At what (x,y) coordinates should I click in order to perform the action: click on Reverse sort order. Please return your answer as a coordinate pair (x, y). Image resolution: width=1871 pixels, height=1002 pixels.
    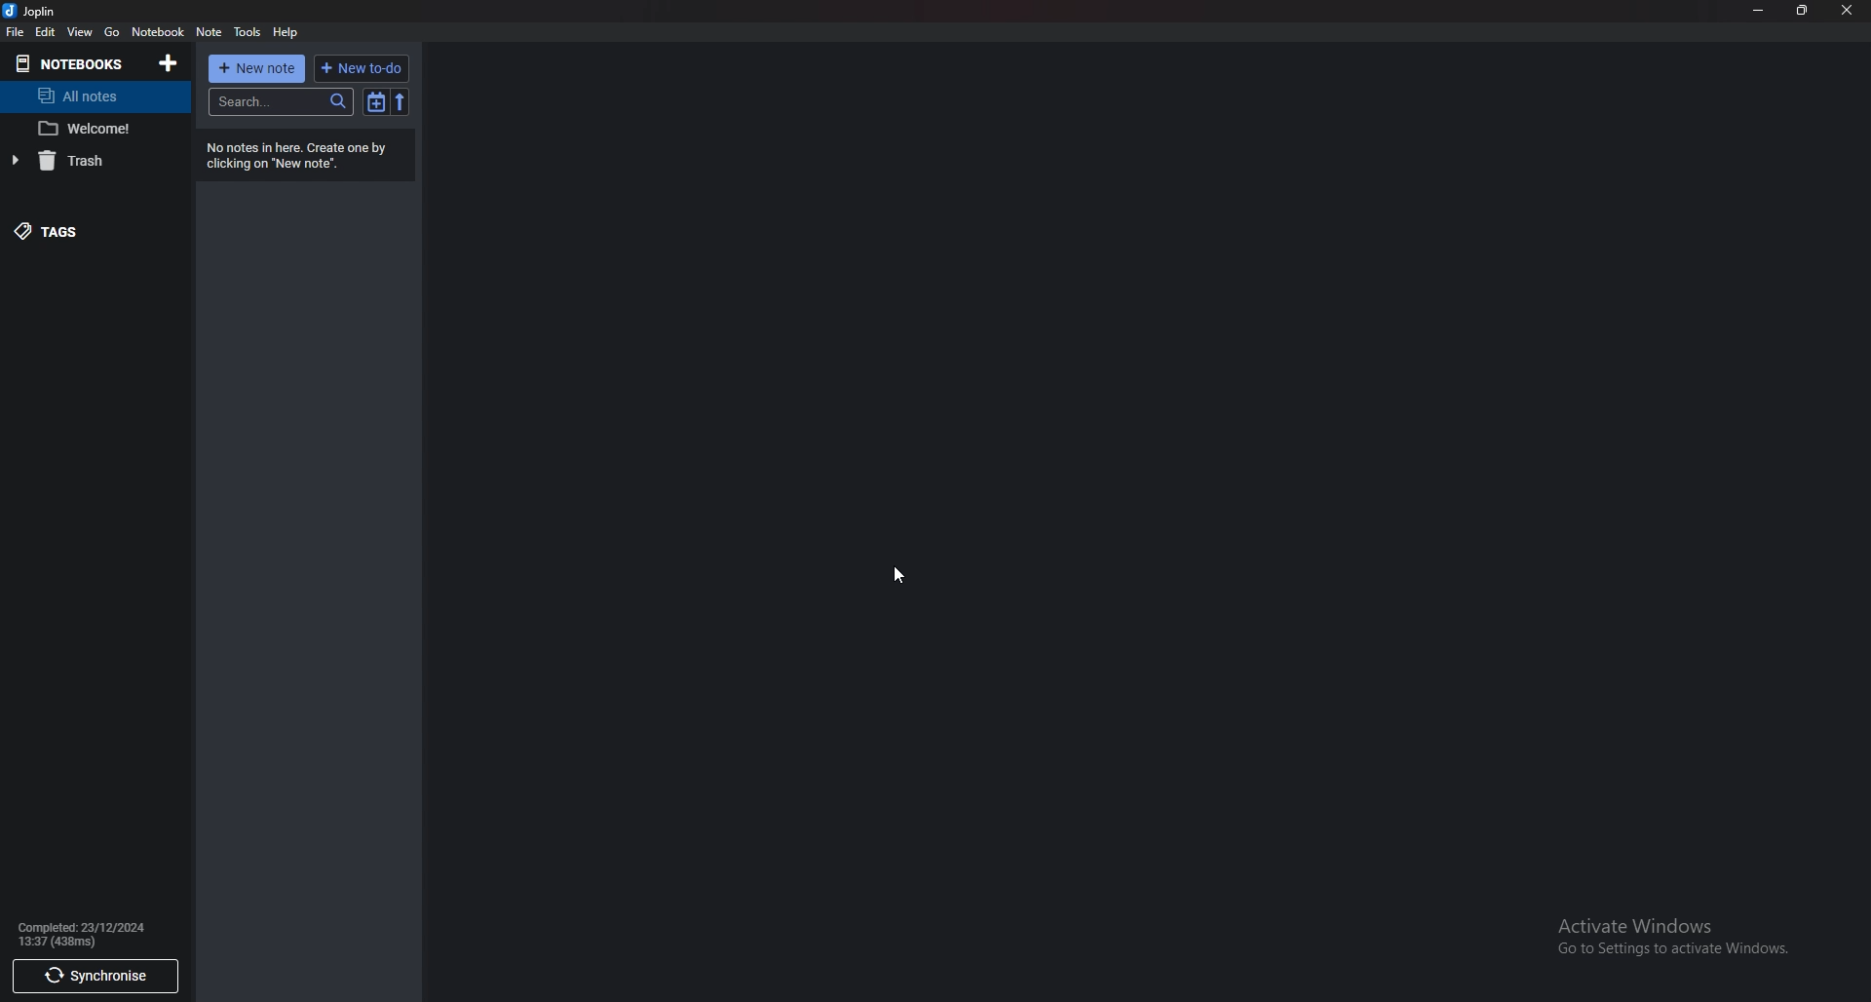
    Looking at the image, I should click on (403, 101).